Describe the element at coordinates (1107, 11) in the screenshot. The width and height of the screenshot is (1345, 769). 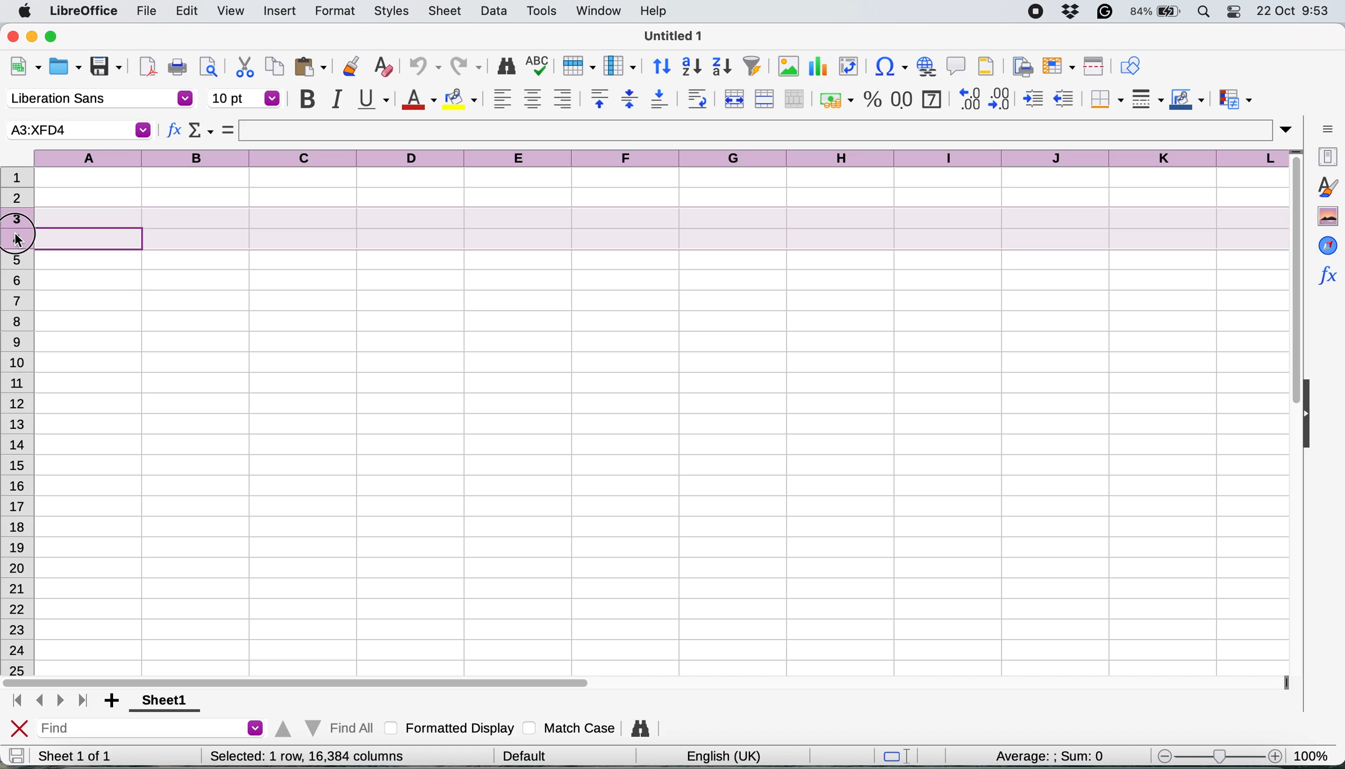
I see `grammarly` at that location.